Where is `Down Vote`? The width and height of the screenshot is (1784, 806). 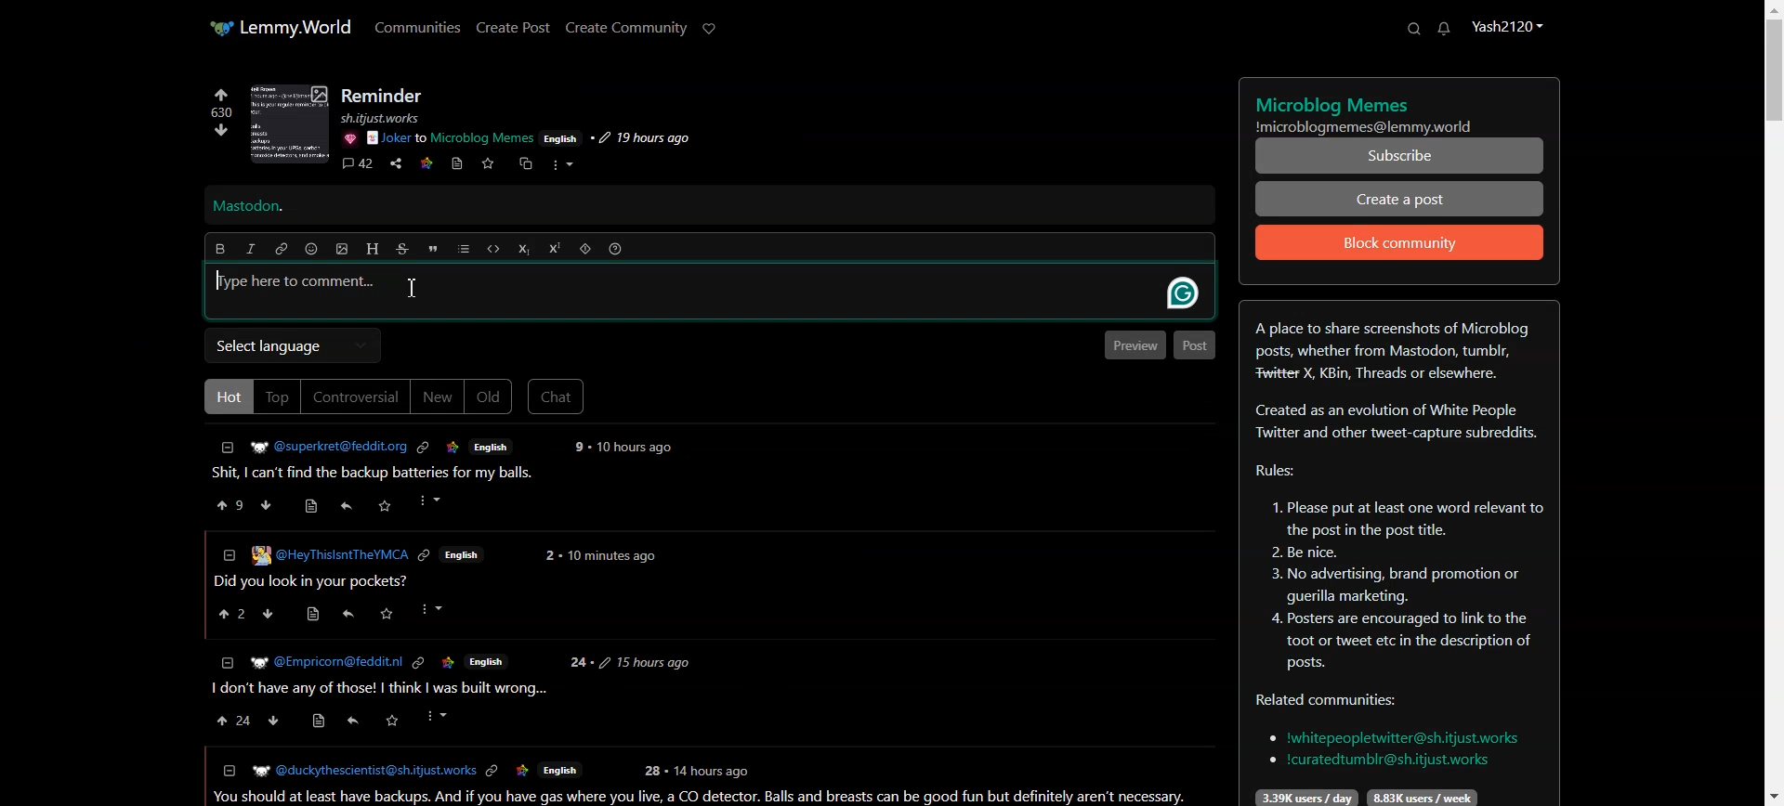 Down Vote is located at coordinates (267, 504).